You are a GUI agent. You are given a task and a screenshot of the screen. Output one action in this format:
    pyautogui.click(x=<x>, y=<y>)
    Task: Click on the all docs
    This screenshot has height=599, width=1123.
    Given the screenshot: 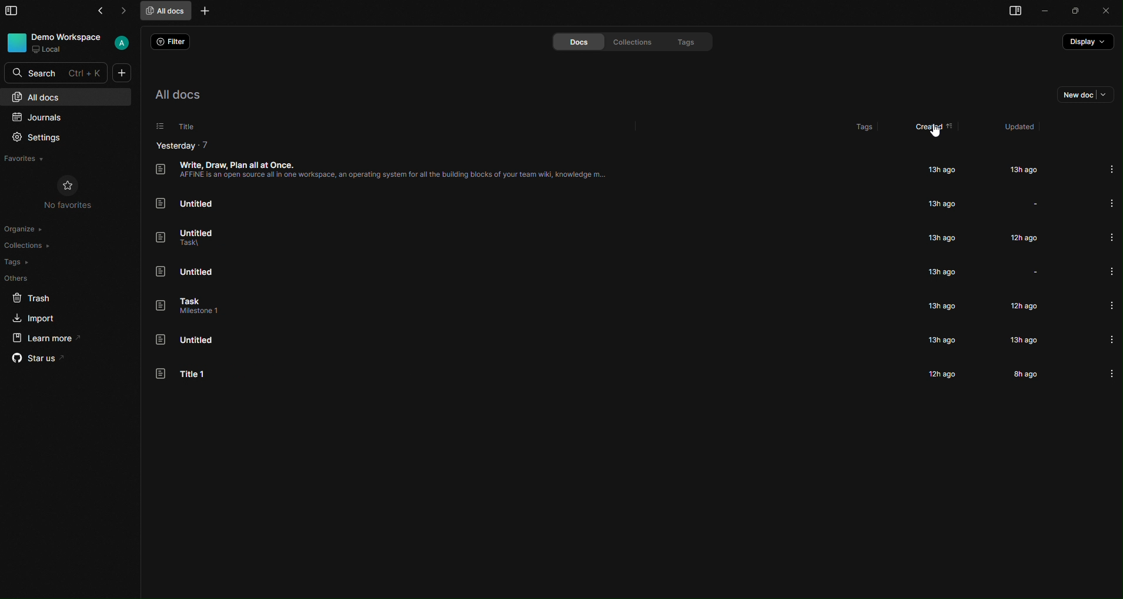 What is the action you would take?
    pyautogui.click(x=183, y=93)
    